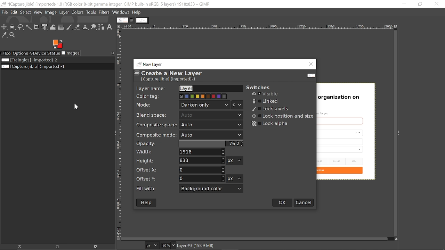  I want to click on Mode, so click(205, 105).